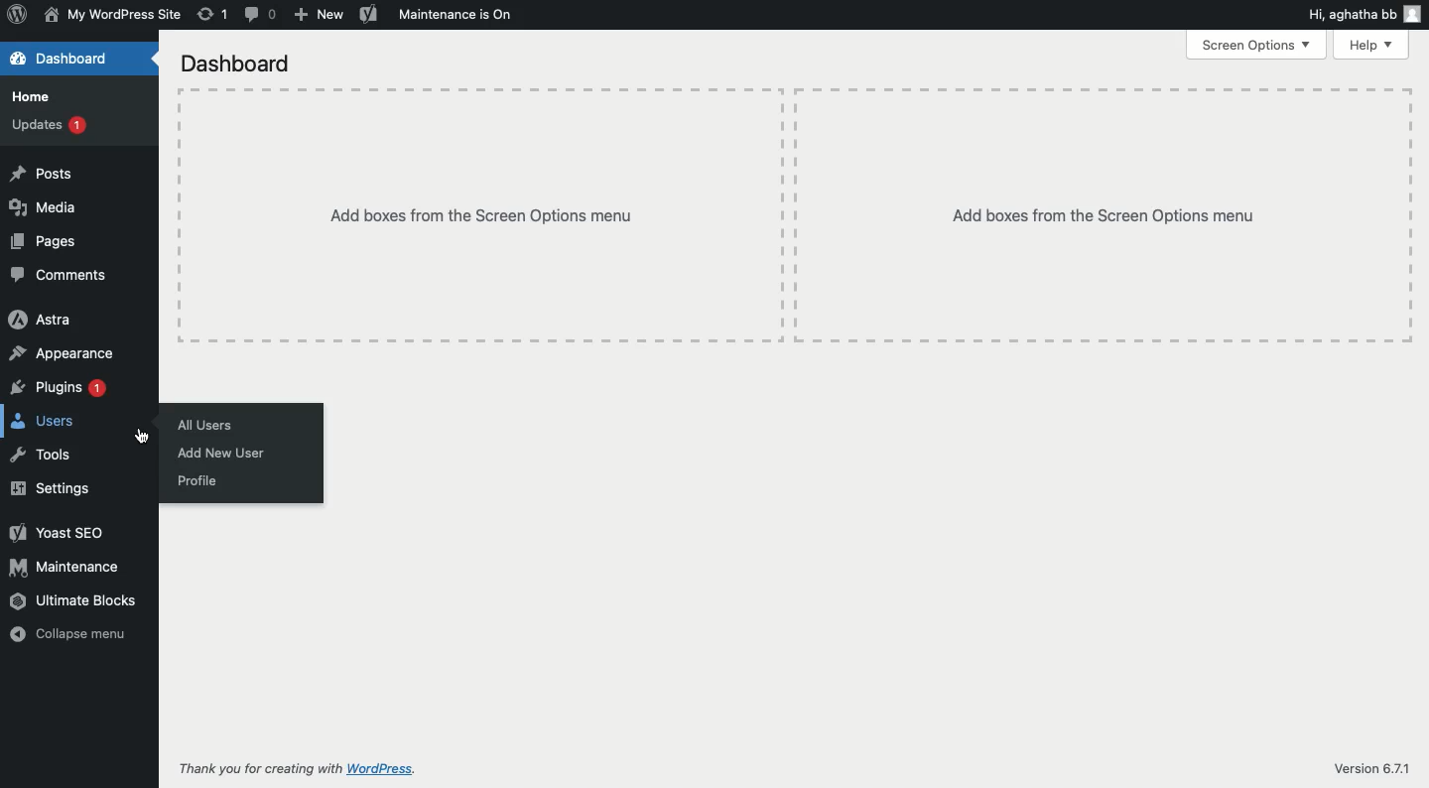 The height and width of the screenshot is (788, 1429). Describe the element at coordinates (320, 15) in the screenshot. I see `New` at that location.